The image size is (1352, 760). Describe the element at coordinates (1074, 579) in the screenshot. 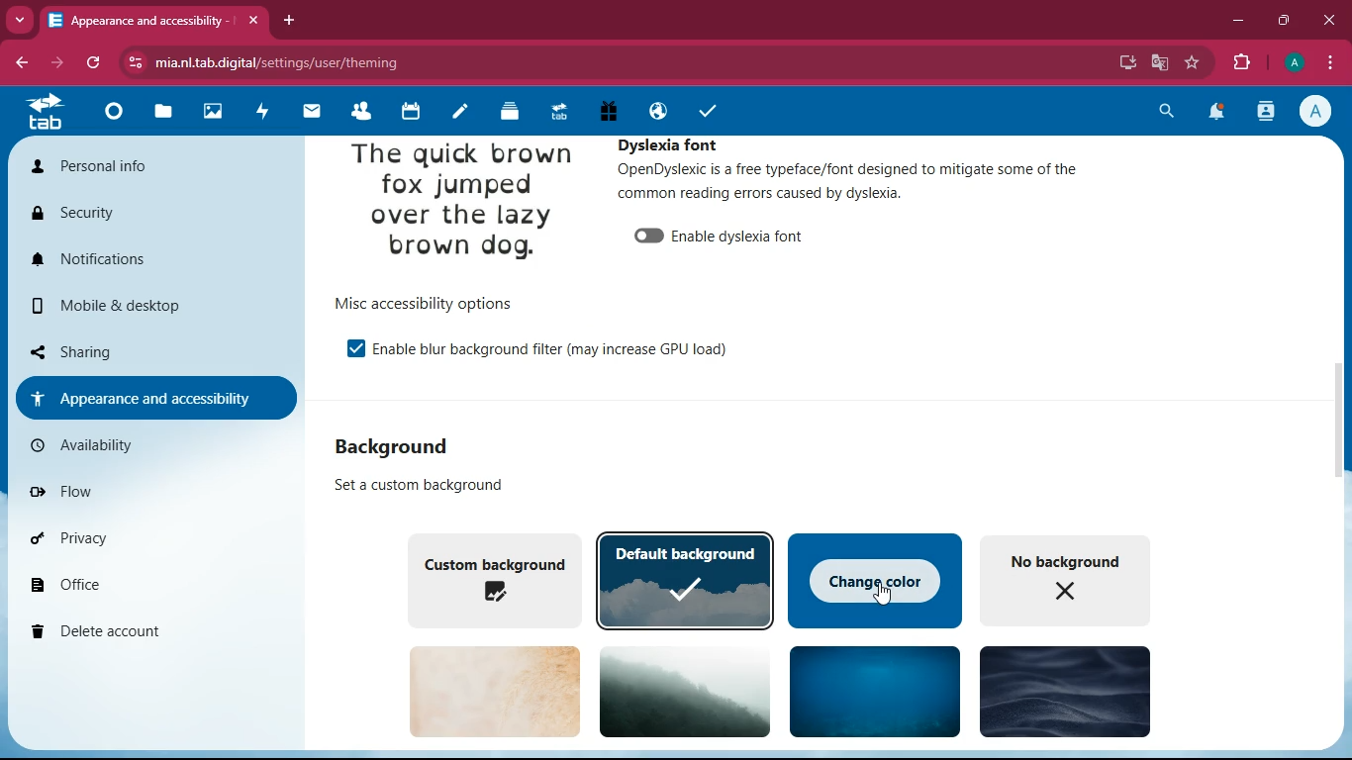

I see `no background` at that location.